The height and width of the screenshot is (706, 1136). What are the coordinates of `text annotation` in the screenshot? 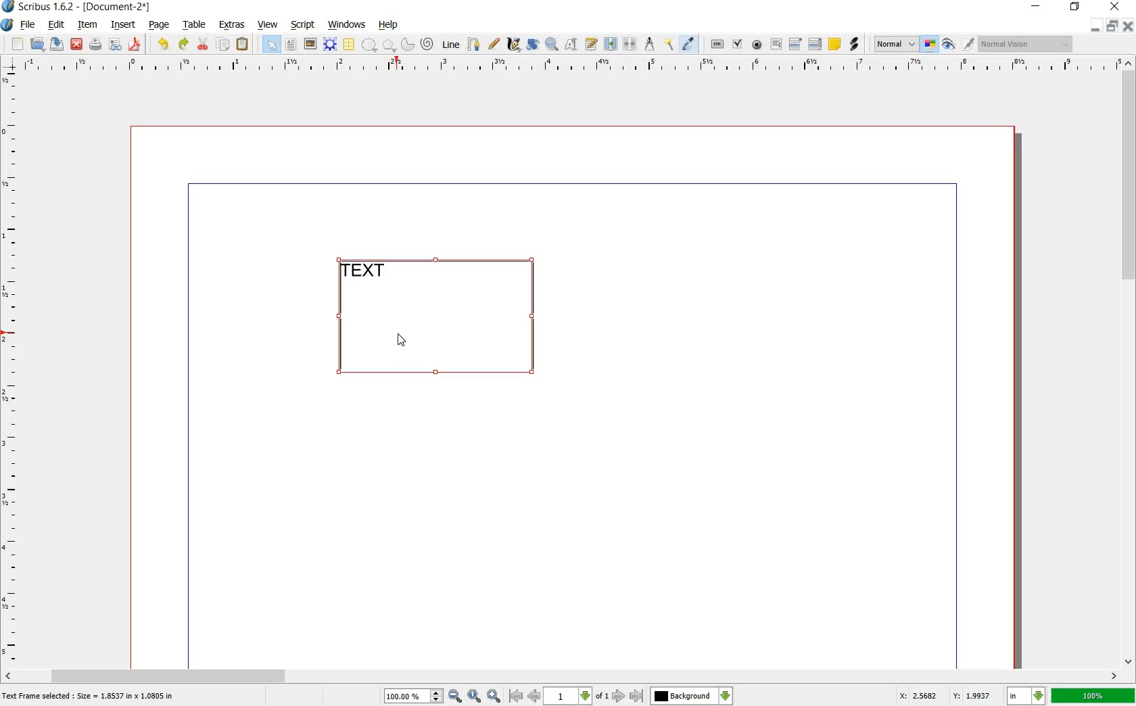 It's located at (834, 44).